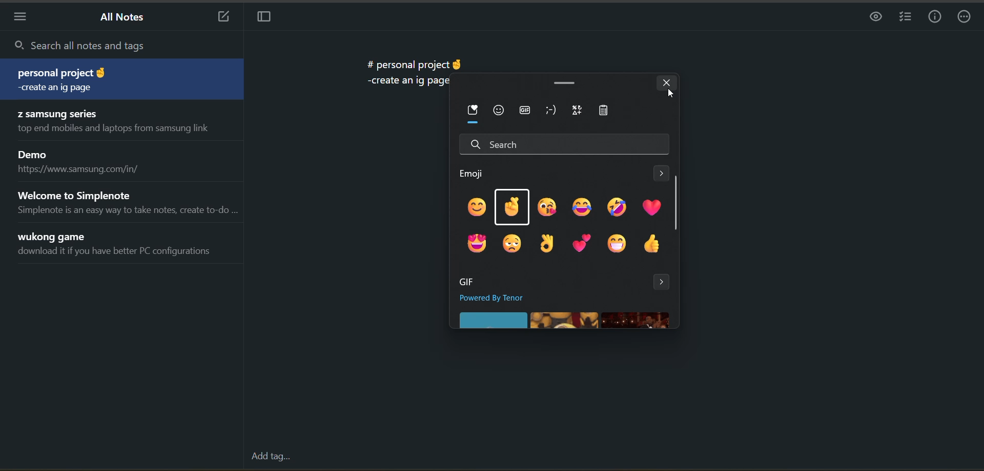 Image resolution: width=984 pixels, height=471 pixels. I want to click on clipboard  history, so click(608, 111).